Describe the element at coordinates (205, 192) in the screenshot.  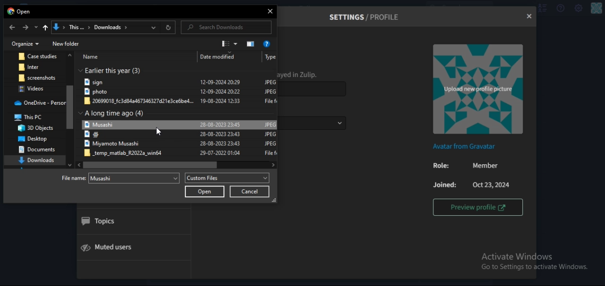
I see `open` at that location.